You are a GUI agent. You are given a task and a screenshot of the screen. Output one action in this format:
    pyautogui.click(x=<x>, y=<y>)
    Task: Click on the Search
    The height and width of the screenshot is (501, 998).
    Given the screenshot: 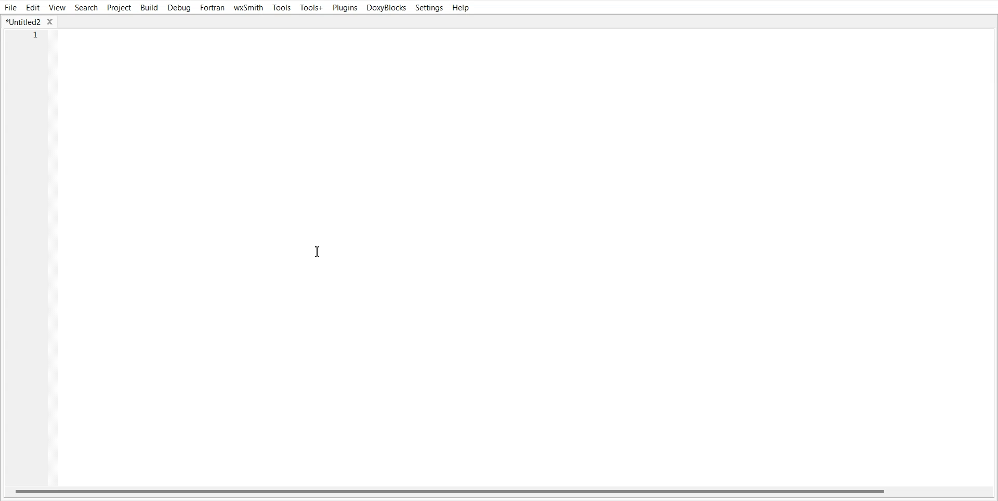 What is the action you would take?
    pyautogui.click(x=86, y=8)
    